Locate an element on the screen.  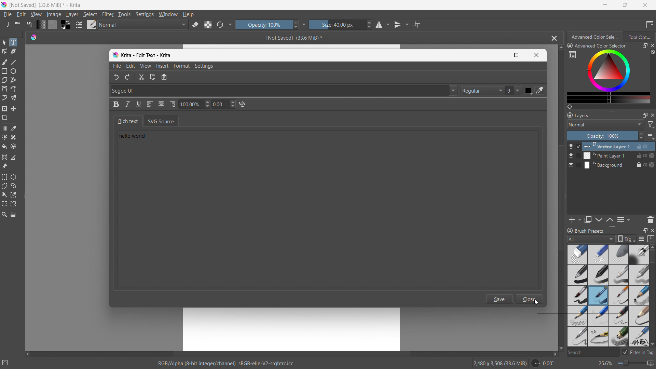
fill pattern is located at coordinates (53, 24).